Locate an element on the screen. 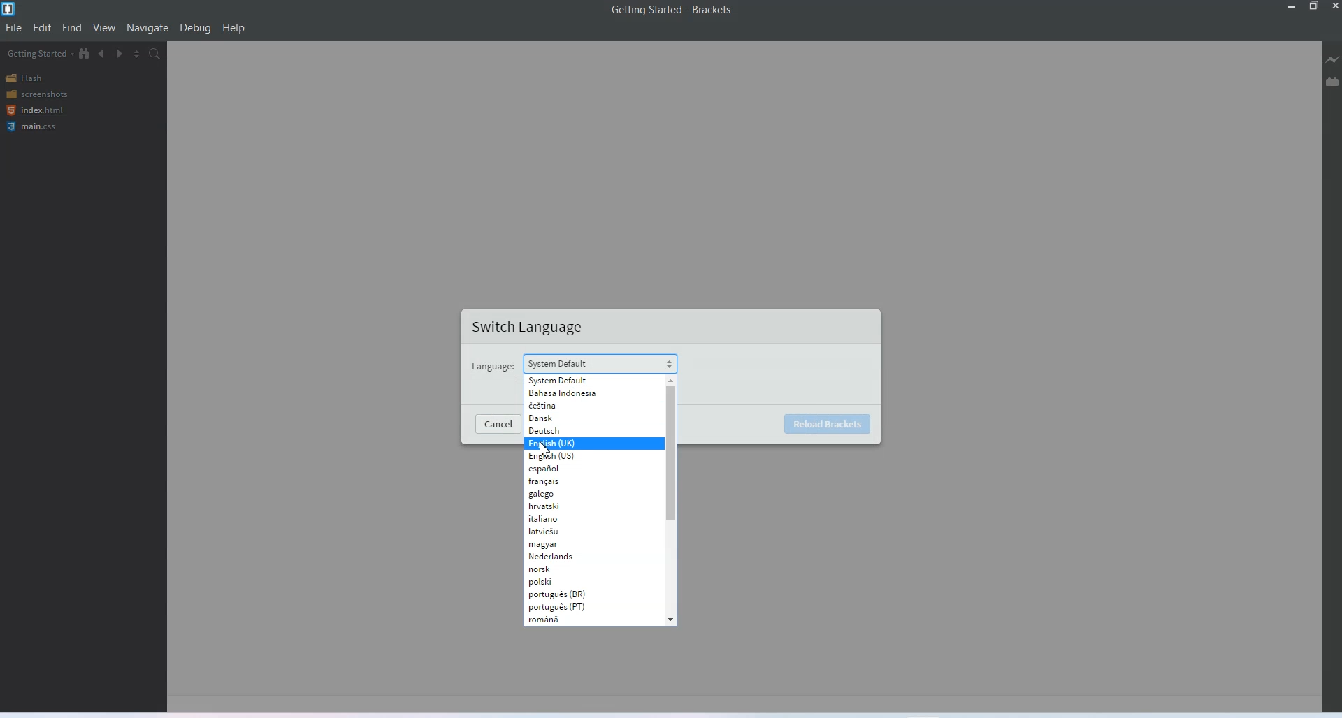  Dansk is located at coordinates (584, 418).